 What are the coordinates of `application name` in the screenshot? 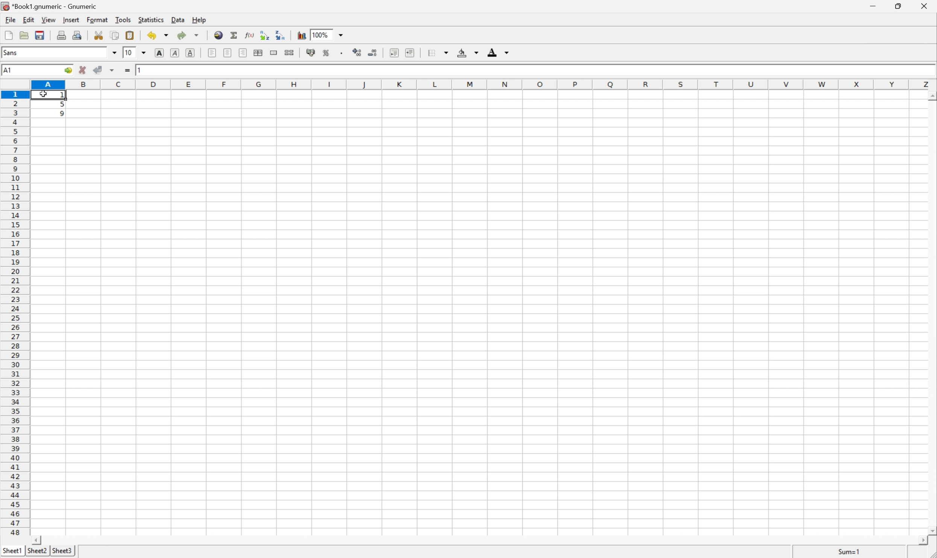 It's located at (52, 5).